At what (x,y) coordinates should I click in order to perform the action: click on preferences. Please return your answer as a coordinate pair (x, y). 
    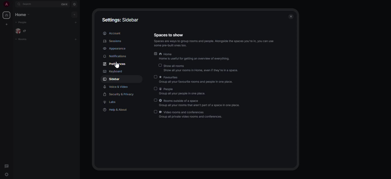
    Looking at the image, I should click on (115, 63).